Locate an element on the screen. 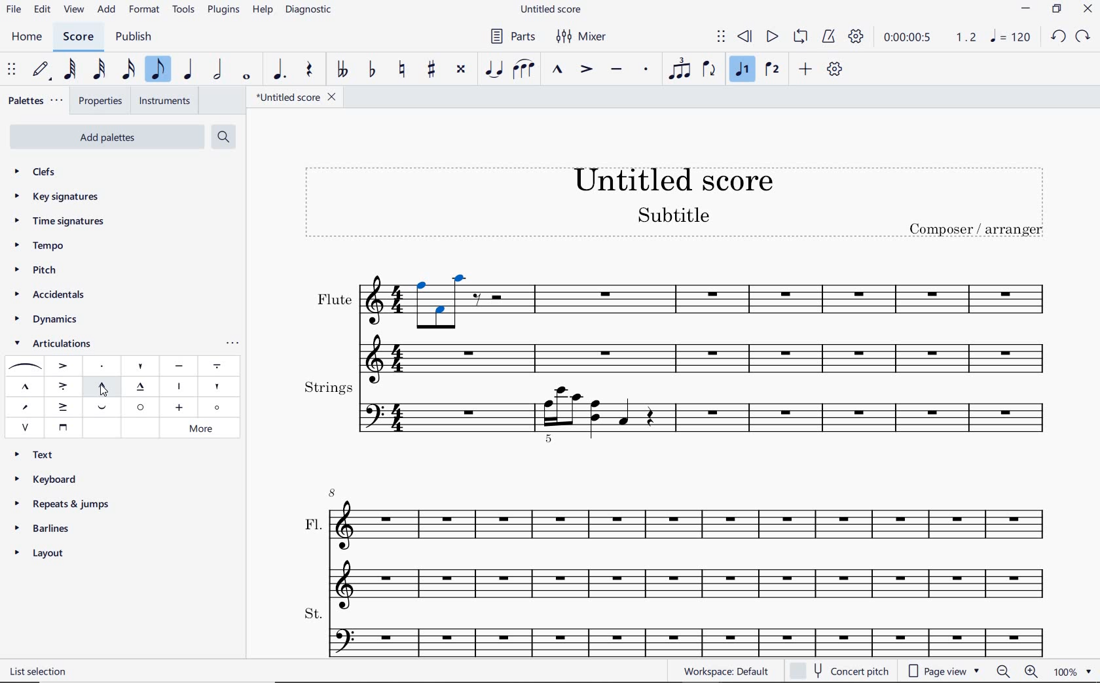 Image resolution: width=1100 pixels, height=683 pixels. file name is located at coordinates (553, 9).